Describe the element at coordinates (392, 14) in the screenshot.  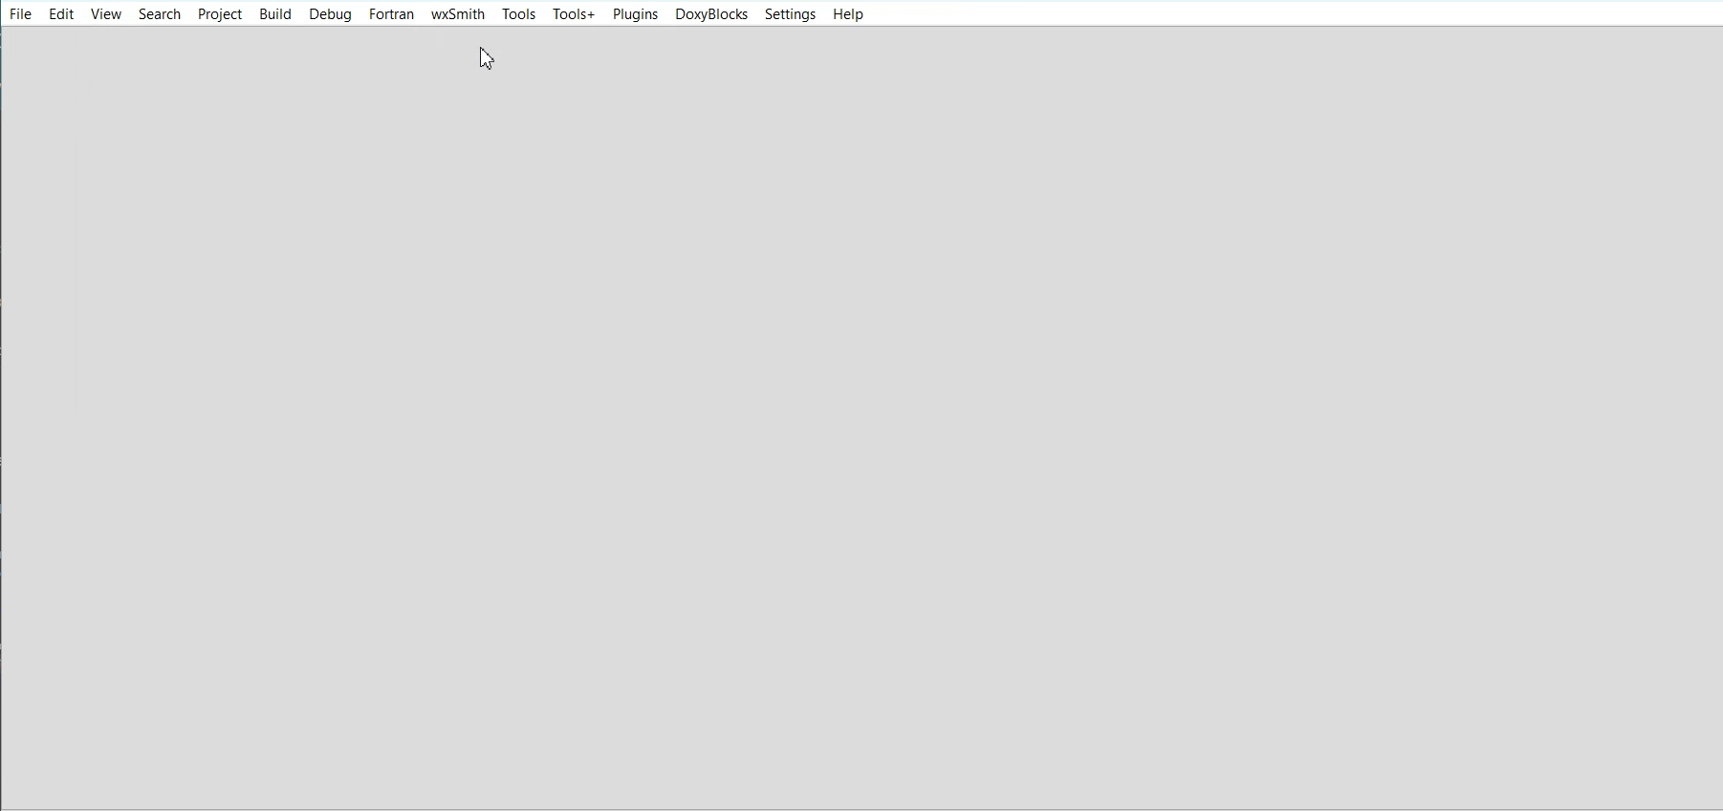
I see `Fortran` at that location.